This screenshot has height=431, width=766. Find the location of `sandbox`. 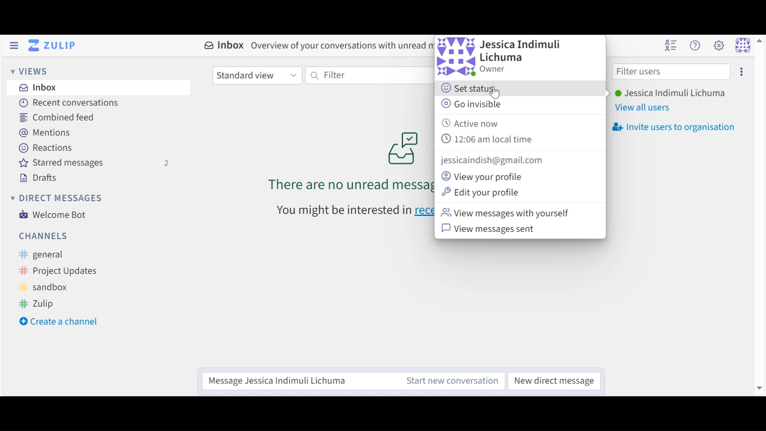

sandbox is located at coordinates (46, 288).